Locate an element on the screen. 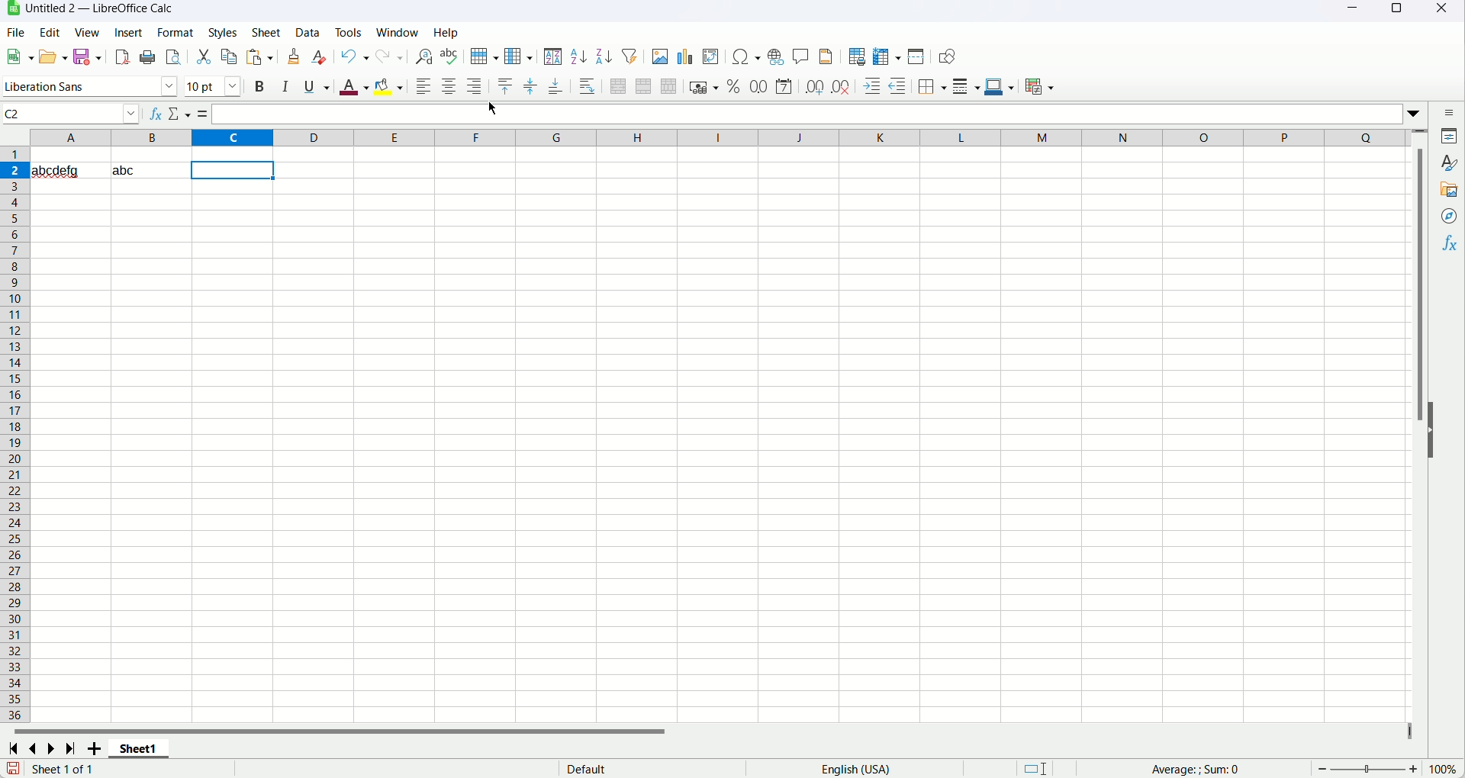 The width and height of the screenshot is (1465, 778). sort ascending is located at coordinates (578, 57).